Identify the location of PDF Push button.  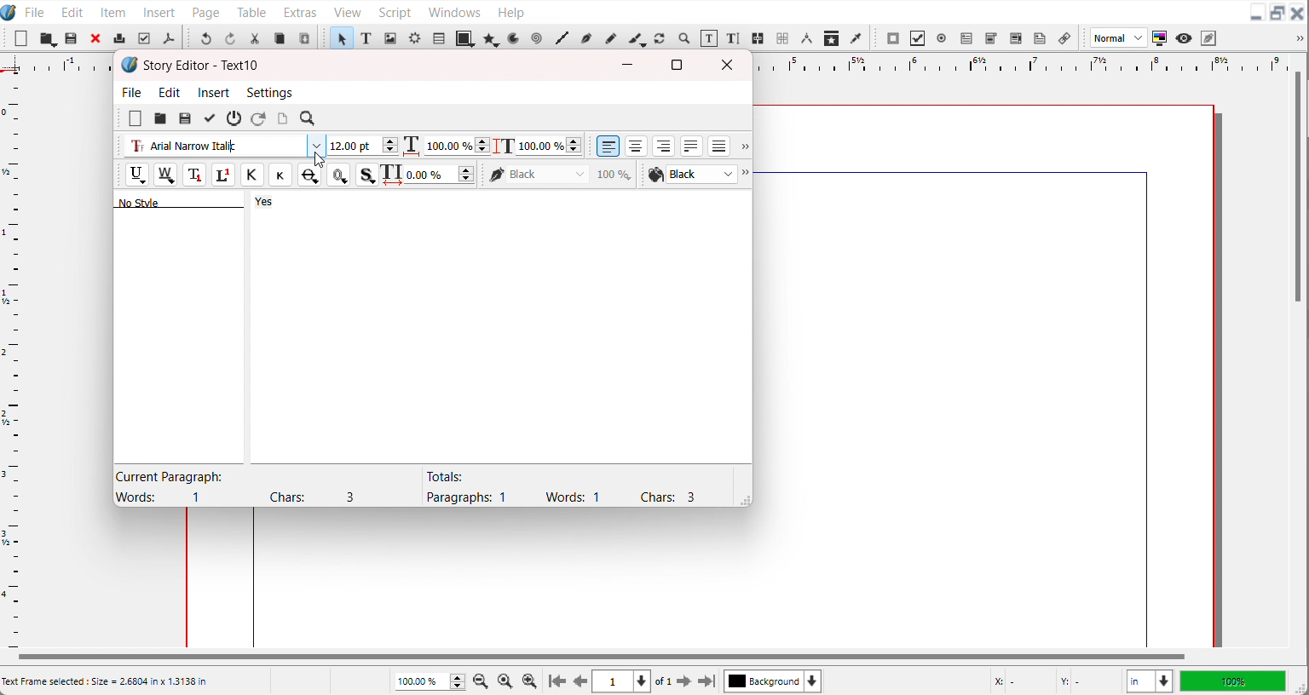
(893, 37).